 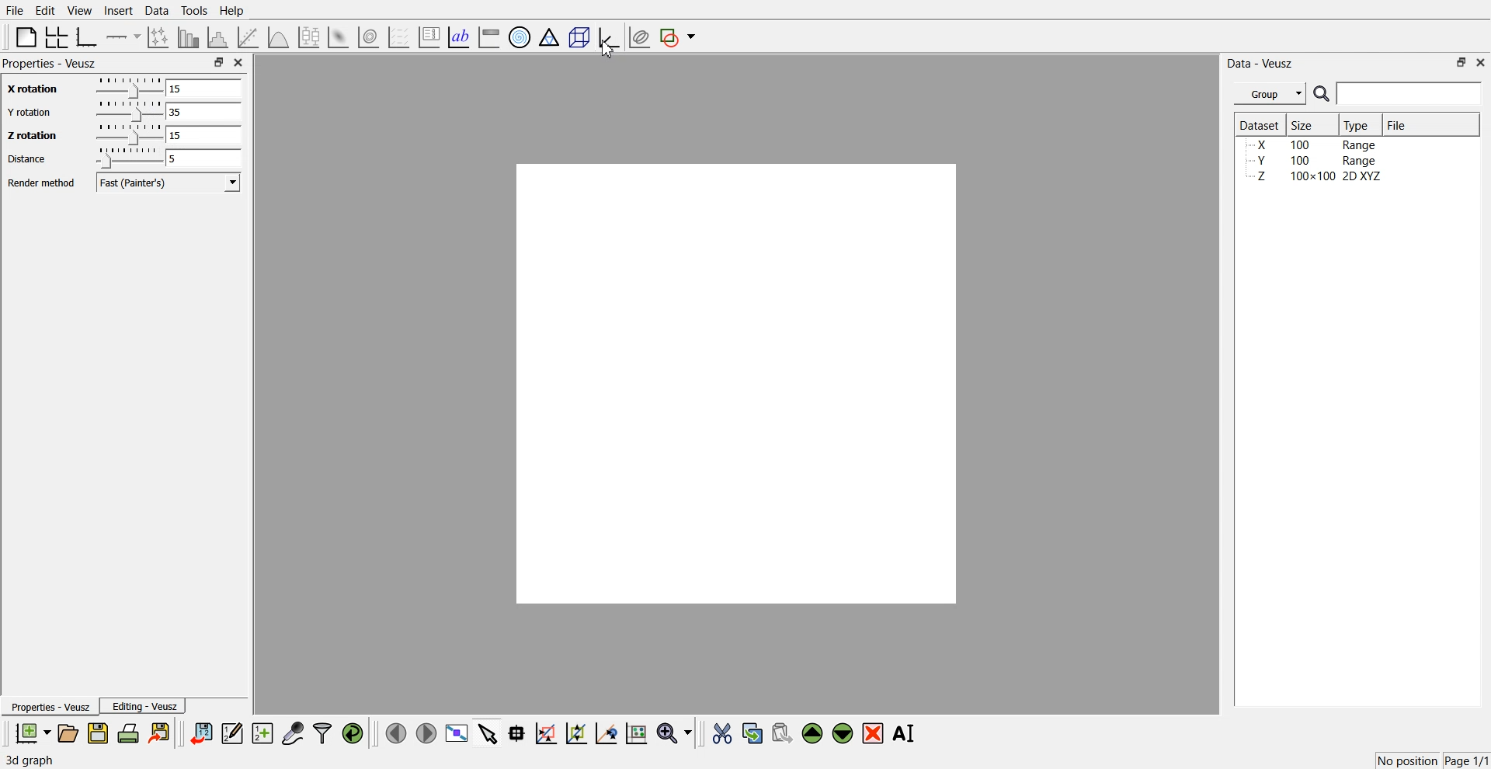 I want to click on Move to the previous page, so click(x=396, y=732).